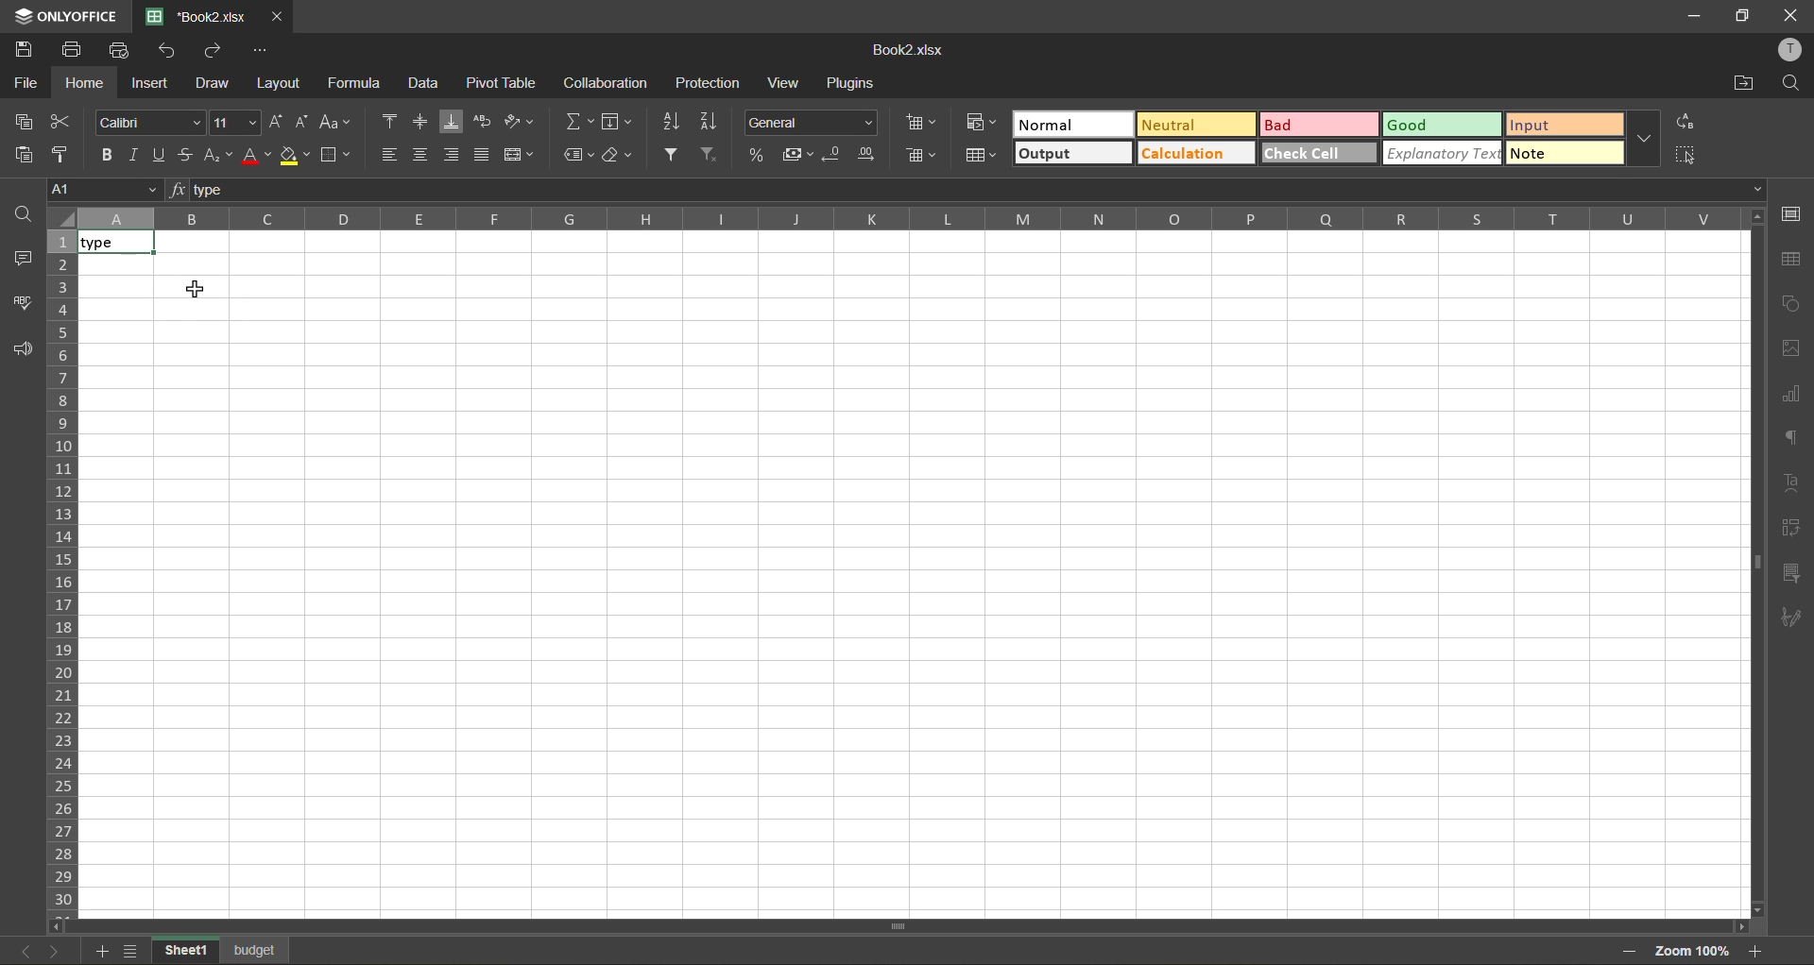 The height and width of the screenshot is (965, 1814). Describe the element at coordinates (276, 85) in the screenshot. I see `layout` at that location.